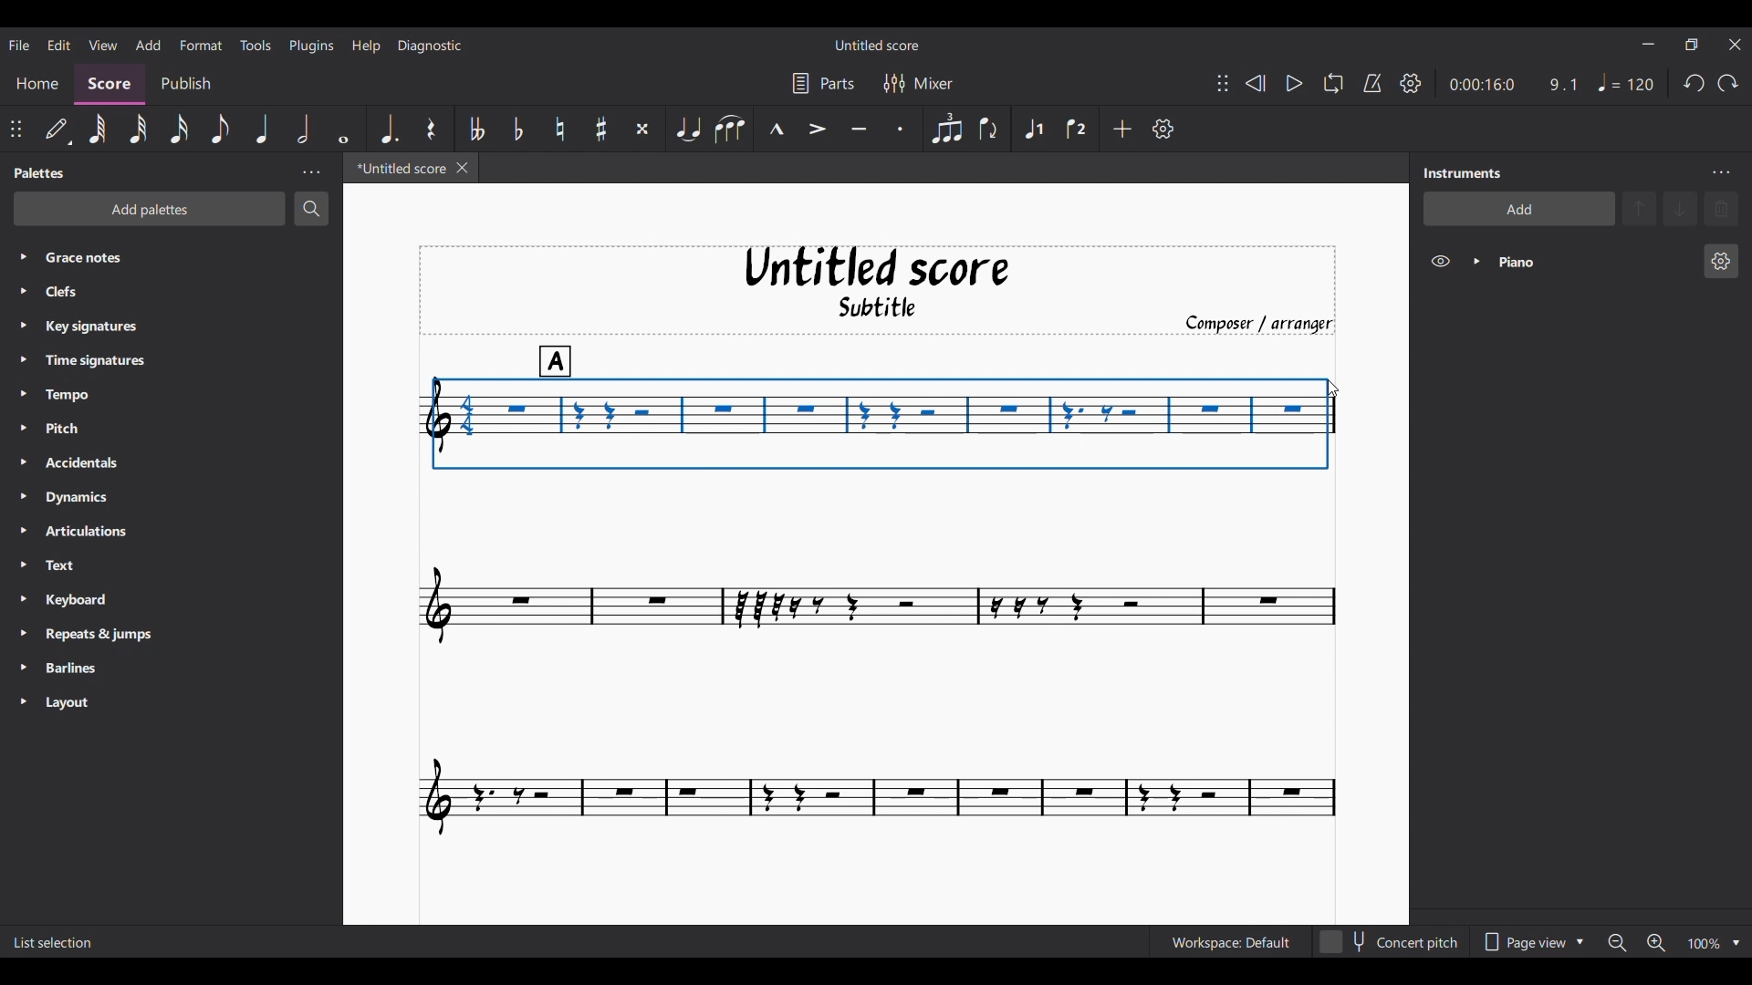 This screenshot has height=985, width=1752. Describe the element at coordinates (431, 129) in the screenshot. I see `Rest` at that location.